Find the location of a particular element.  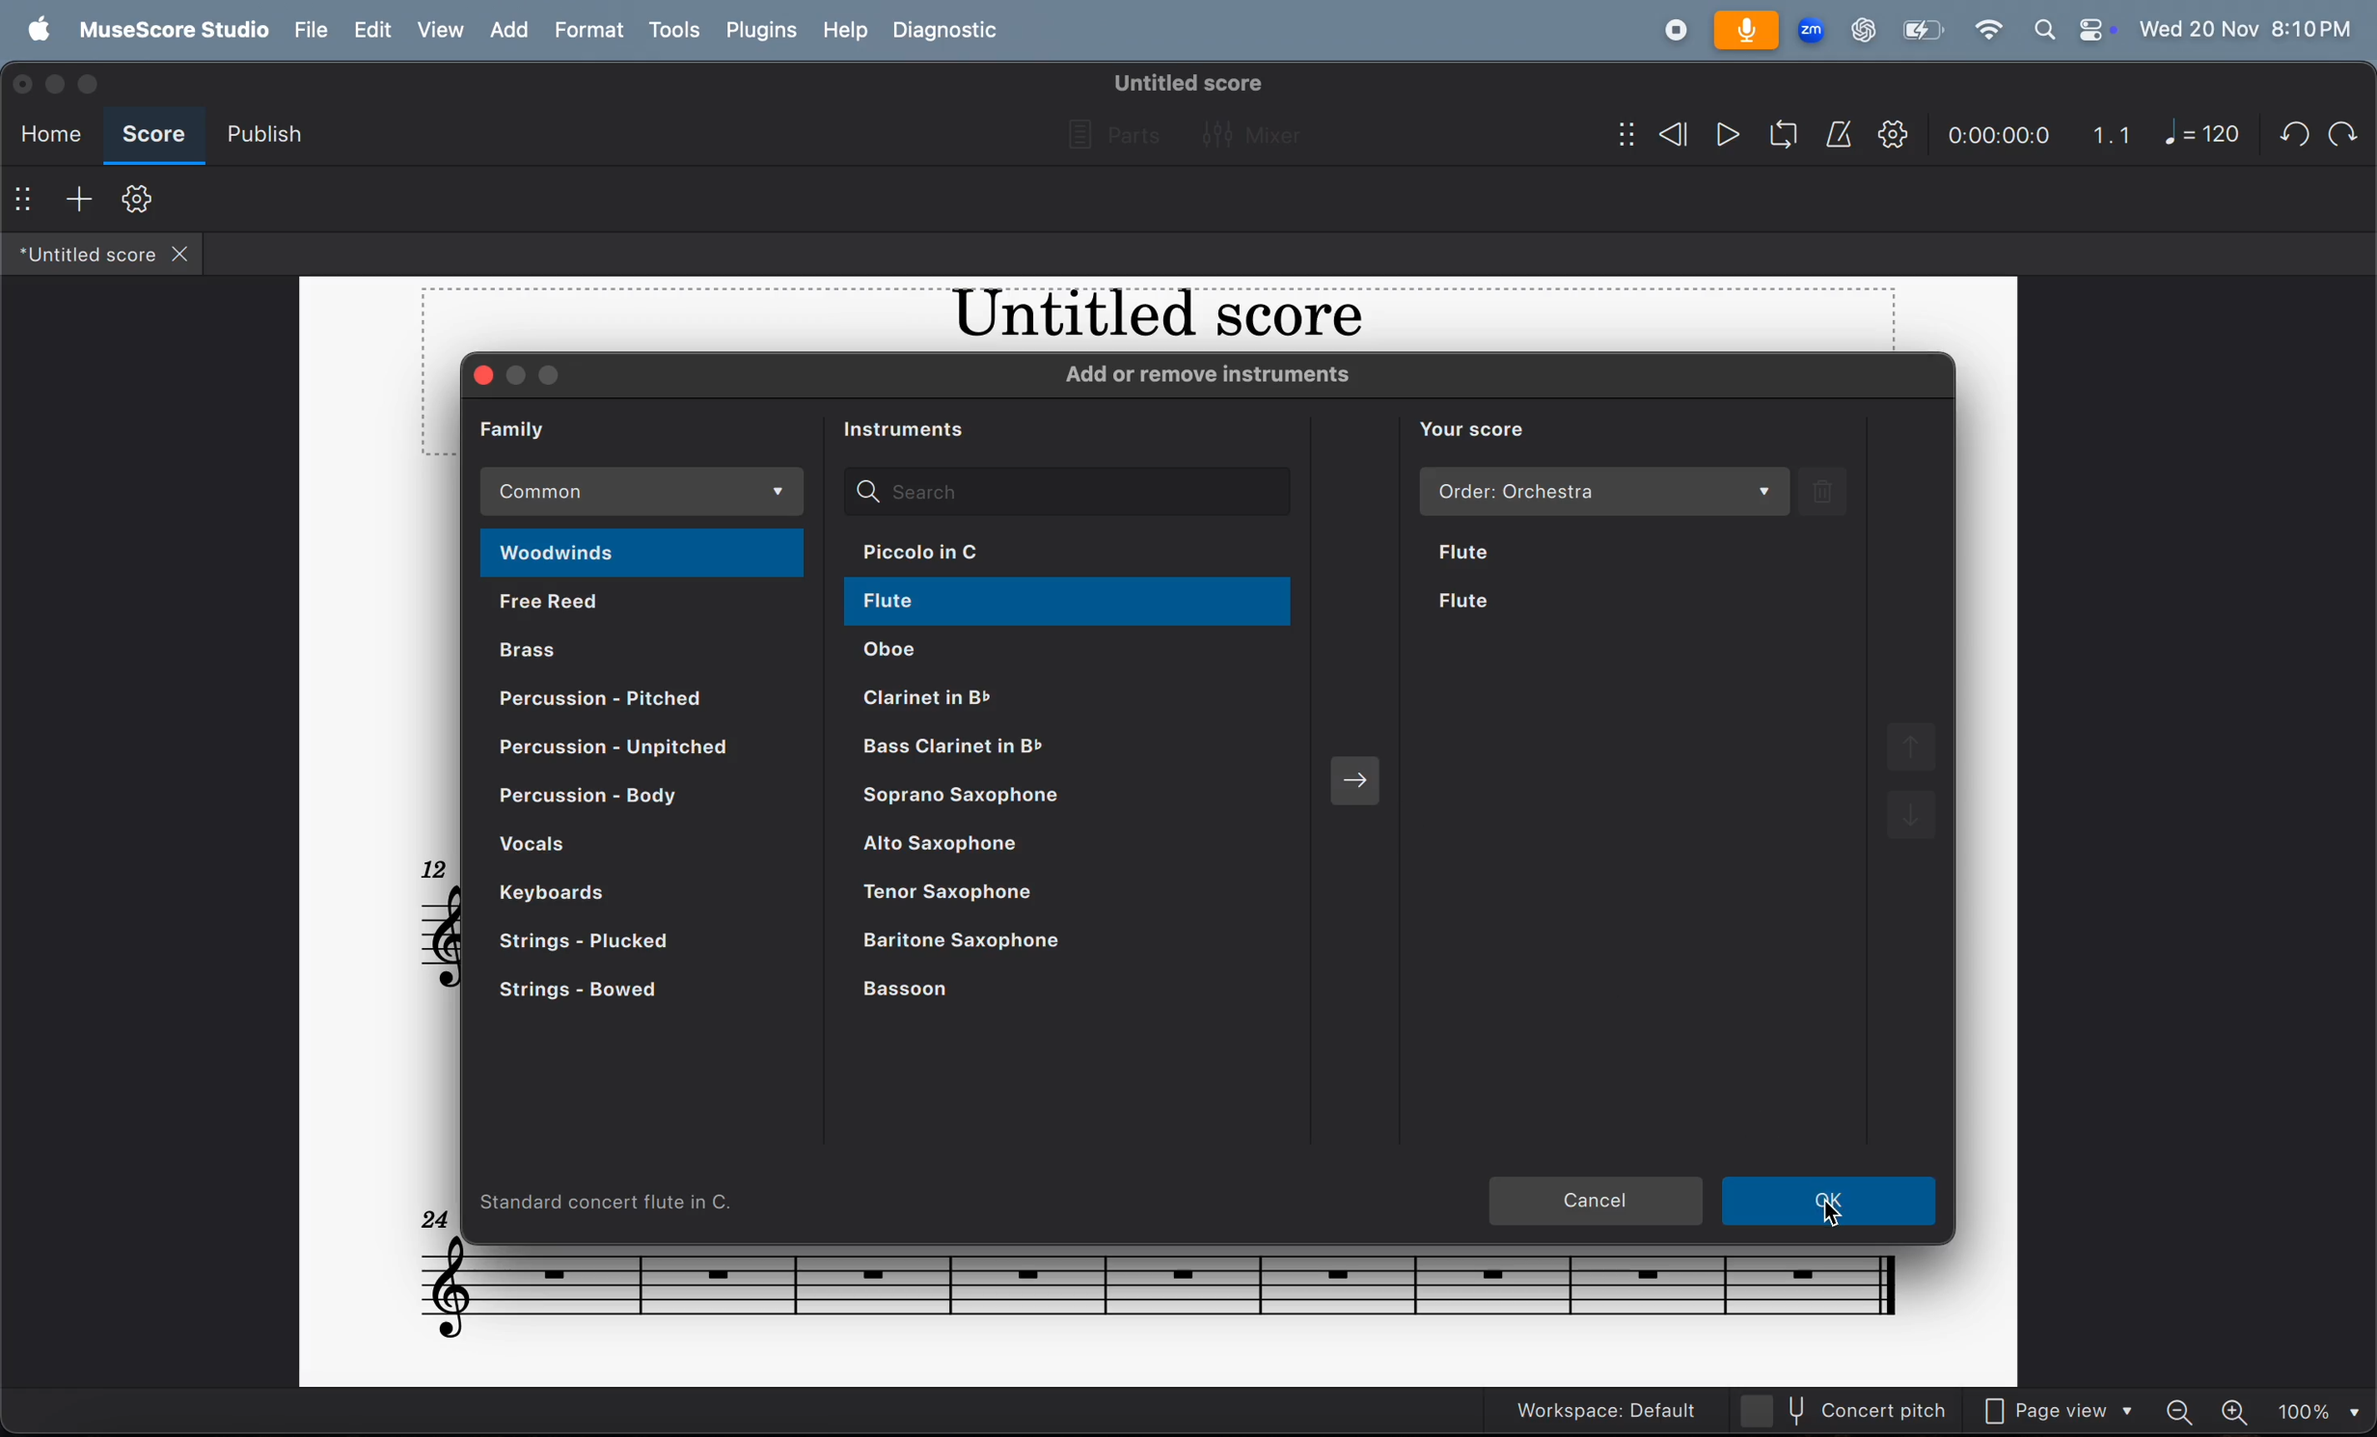

edit is located at coordinates (375, 30).